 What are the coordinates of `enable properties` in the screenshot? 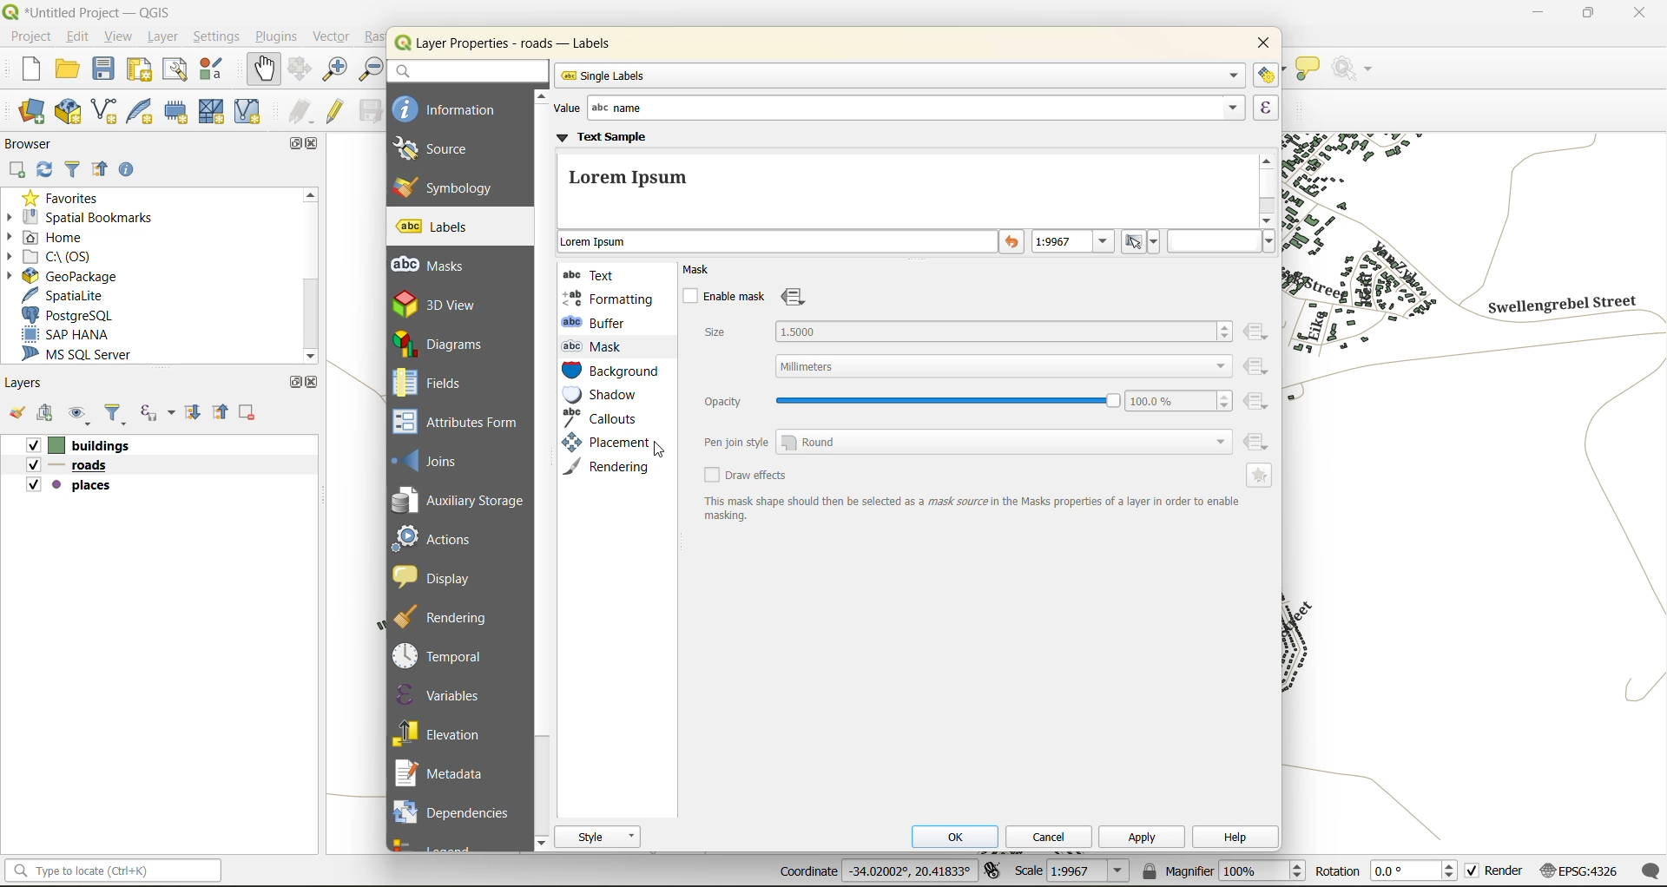 It's located at (129, 170).